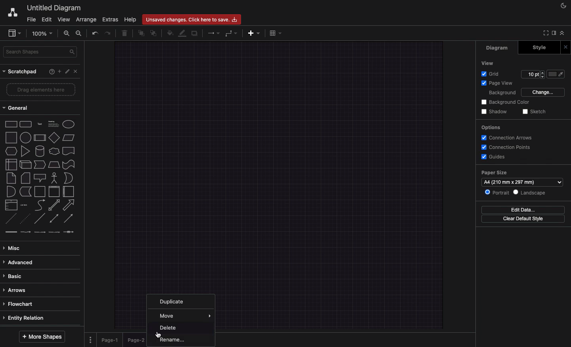 The height and width of the screenshot is (347, 571). I want to click on Unsaved changes. click here to save., so click(192, 19).